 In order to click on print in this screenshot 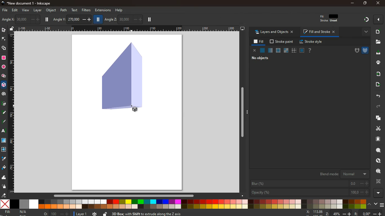, I will do `click(377, 63)`.